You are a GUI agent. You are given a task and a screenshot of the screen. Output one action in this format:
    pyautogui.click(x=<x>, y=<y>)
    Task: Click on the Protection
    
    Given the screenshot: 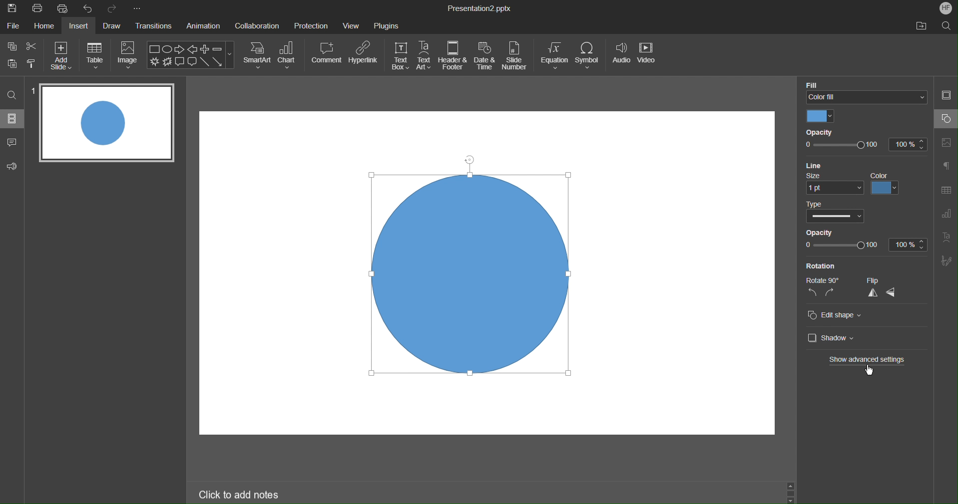 What is the action you would take?
    pyautogui.click(x=311, y=25)
    